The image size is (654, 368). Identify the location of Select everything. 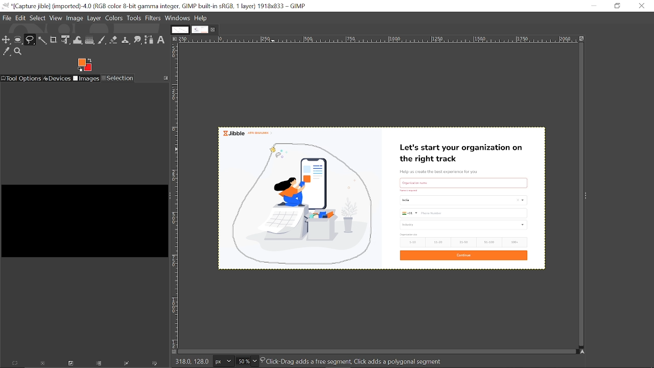
(15, 364).